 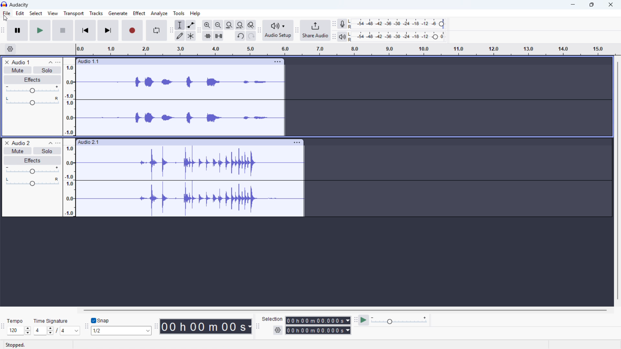 What do you see at coordinates (179, 13) in the screenshot?
I see `Tools` at bounding box center [179, 13].